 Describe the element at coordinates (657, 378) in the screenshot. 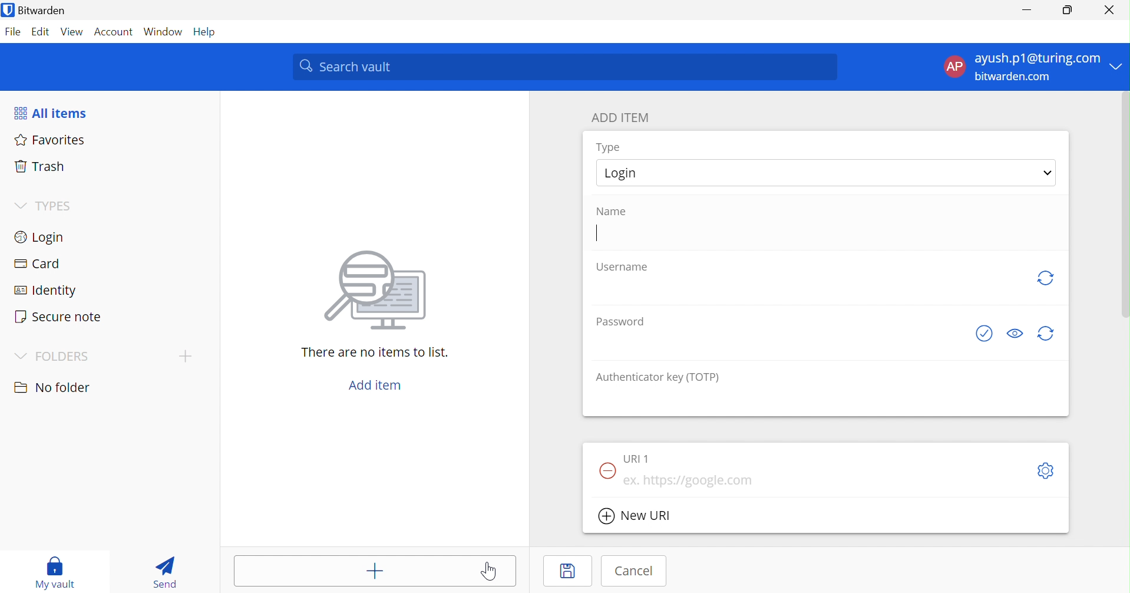

I see `Authentication key (TOTP)` at that location.